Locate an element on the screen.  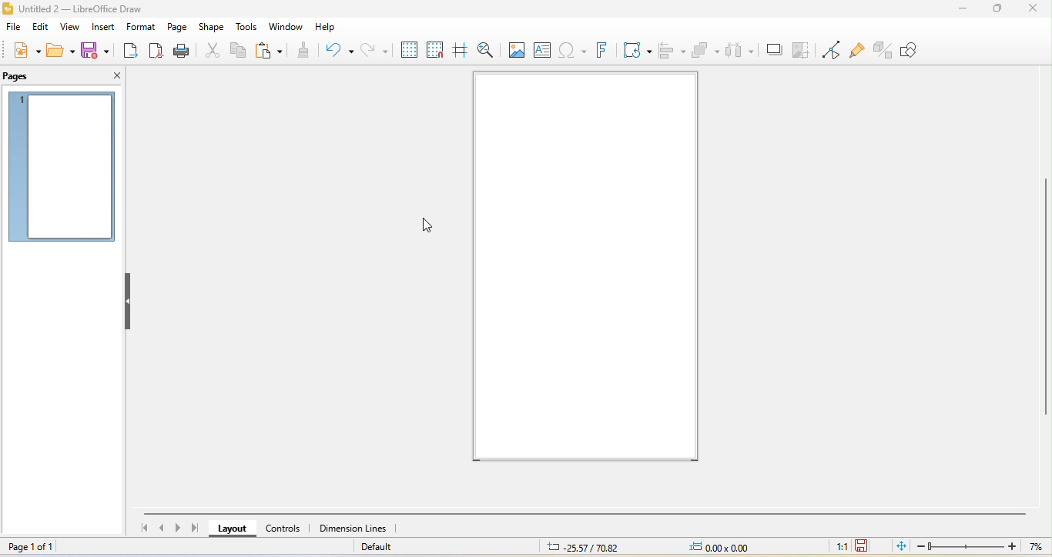
title is located at coordinates (94, 8).